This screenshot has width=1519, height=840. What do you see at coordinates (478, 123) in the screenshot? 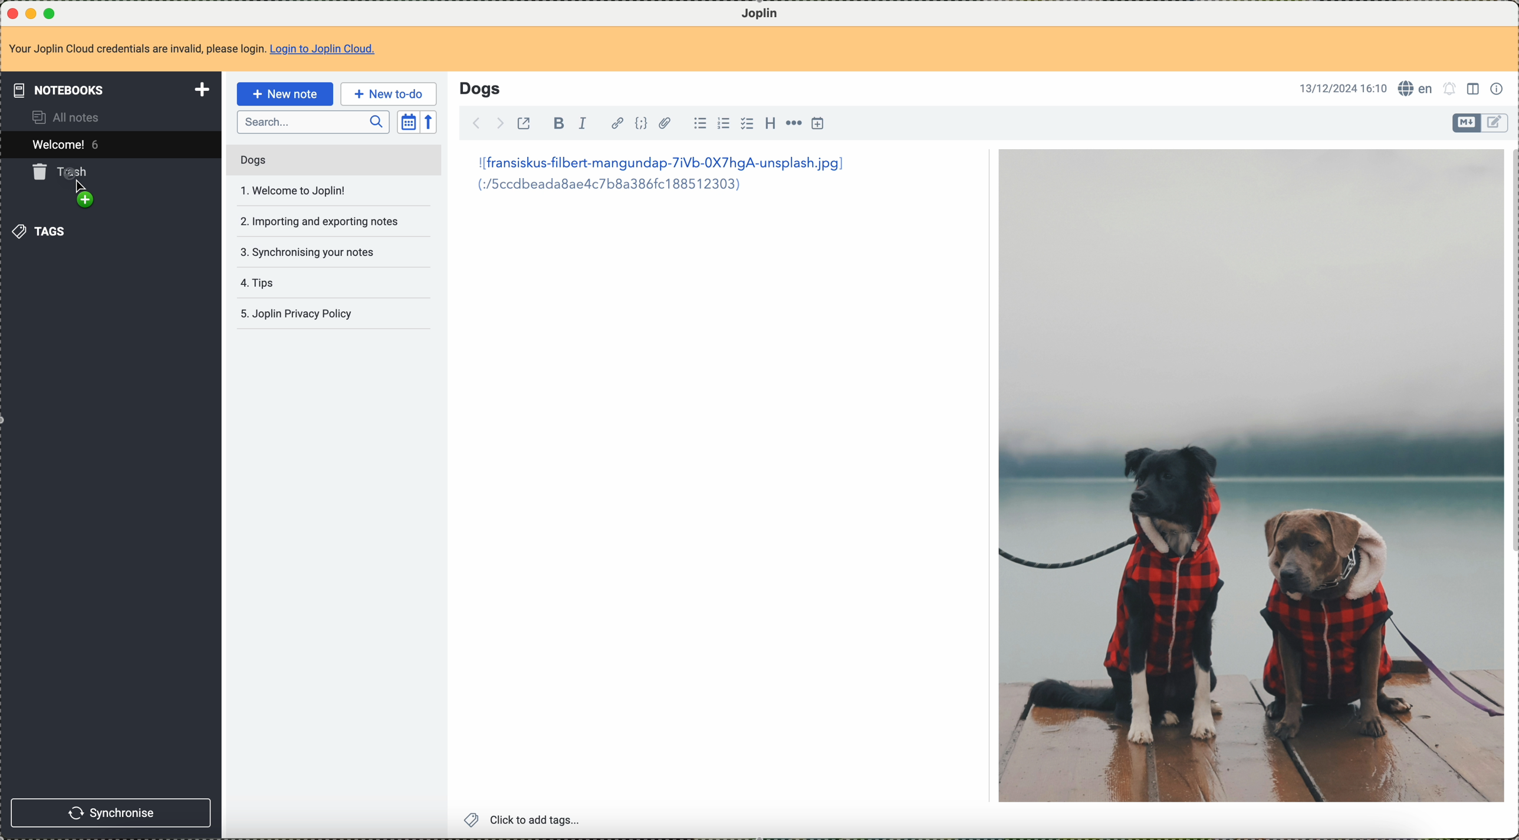
I see `back` at bounding box center [478, 123].